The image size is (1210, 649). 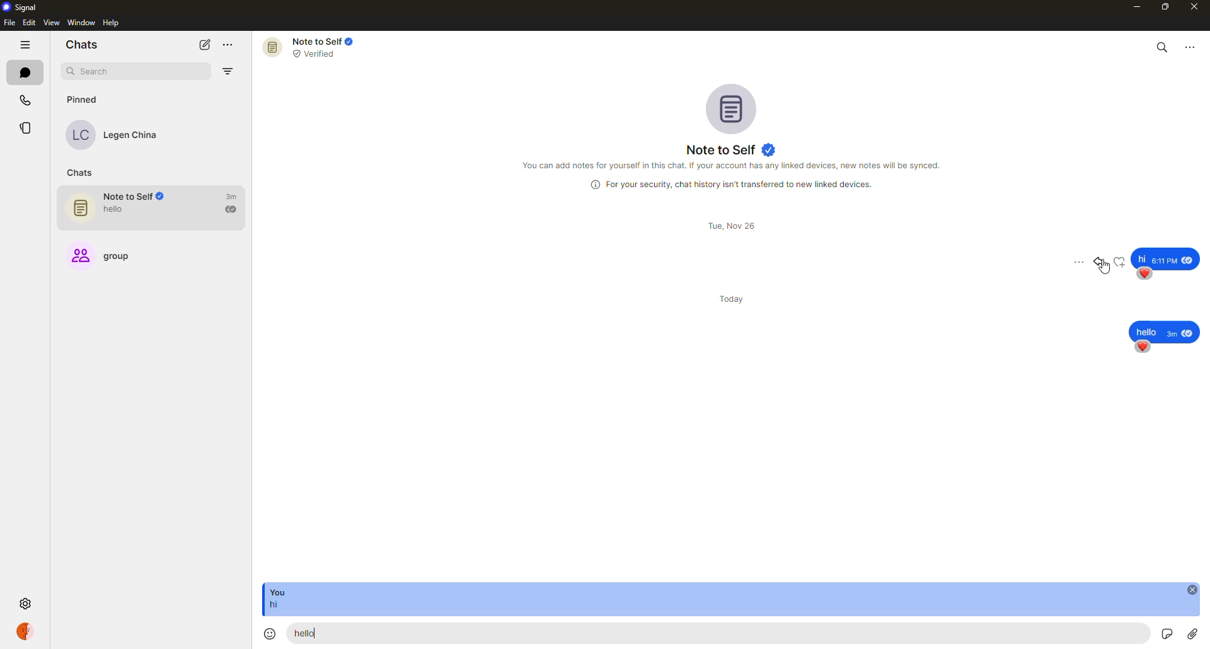 I want to click on profile pic, so click(x=730, y=105).